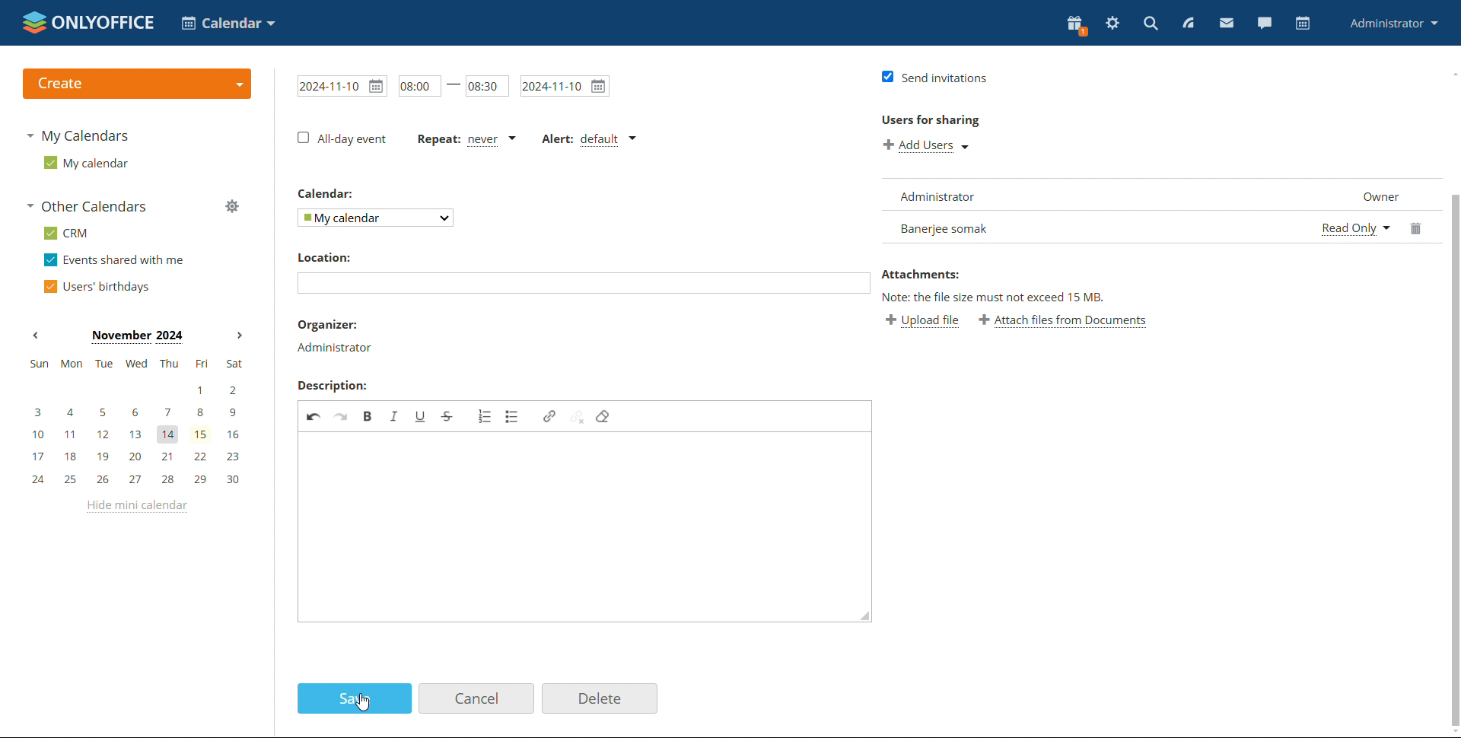 The image size is (1461, 738). What do you see at coordinates (35, 336) in the screenshot?
I see `previous month` at bounding box center [35, 336].